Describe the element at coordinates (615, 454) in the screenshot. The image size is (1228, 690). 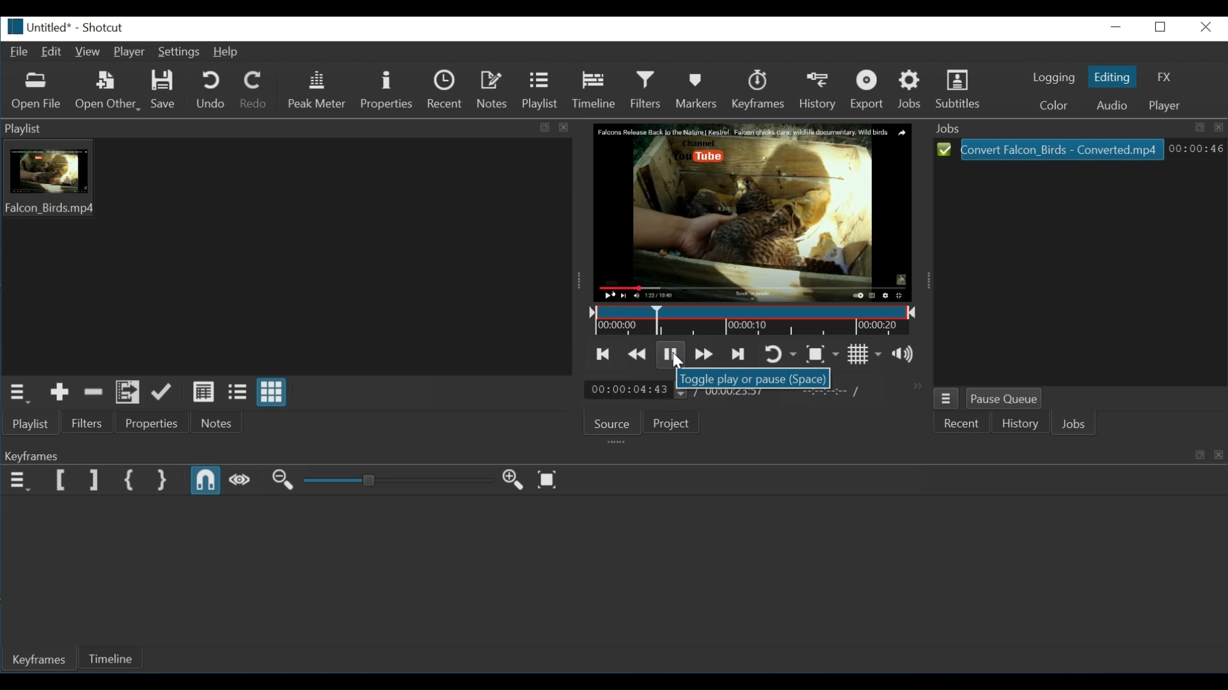
I see `Keyframes` at that location.